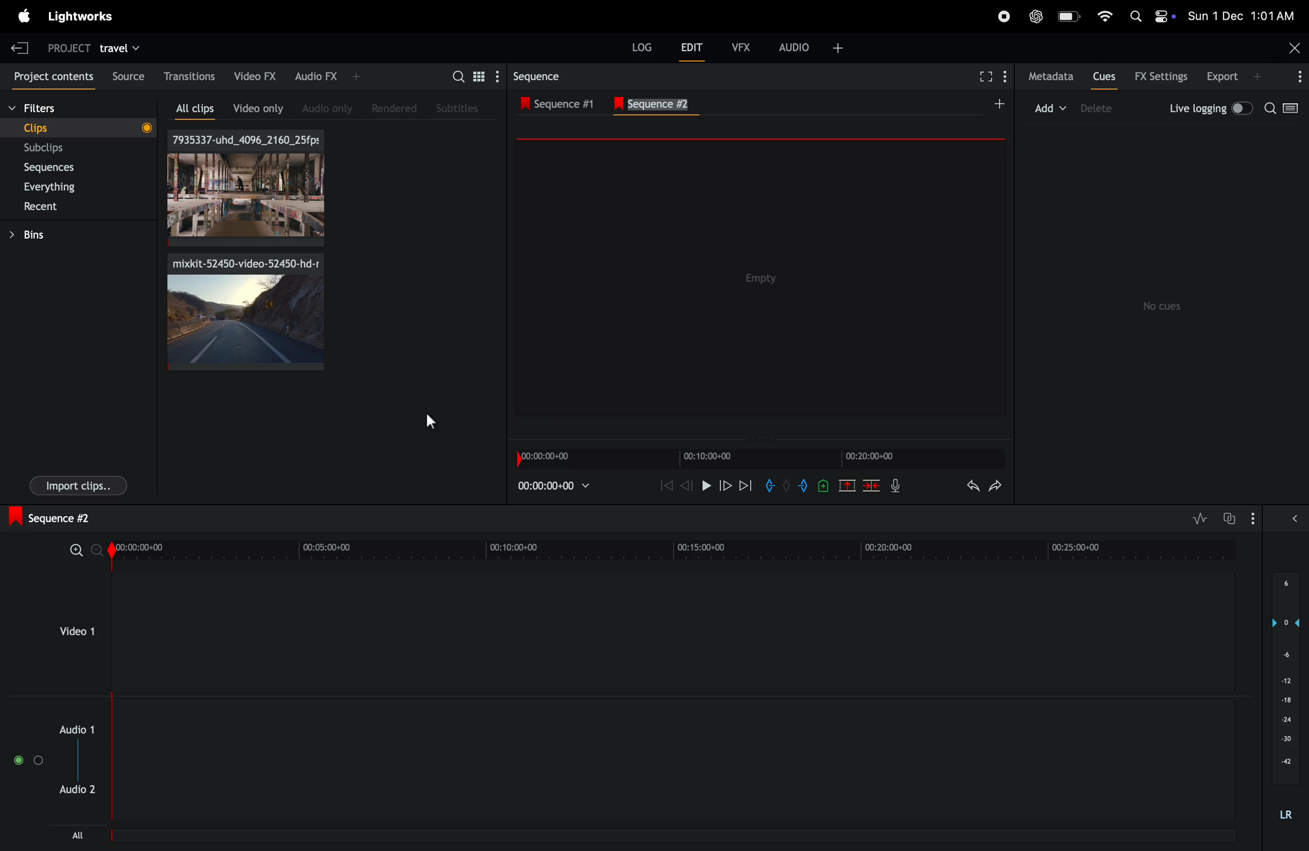  What do you see at coordinates (745, 485) in the screenshot?
I see `next frame` at bounding box center [745, 485].